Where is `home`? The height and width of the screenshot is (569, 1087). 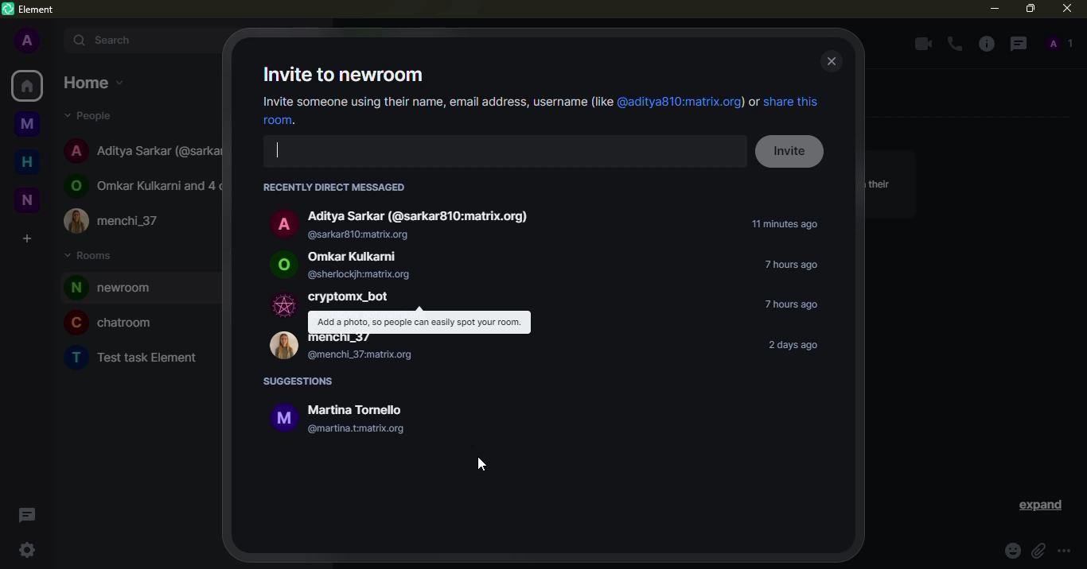
home is located at coordinates (27, 85).